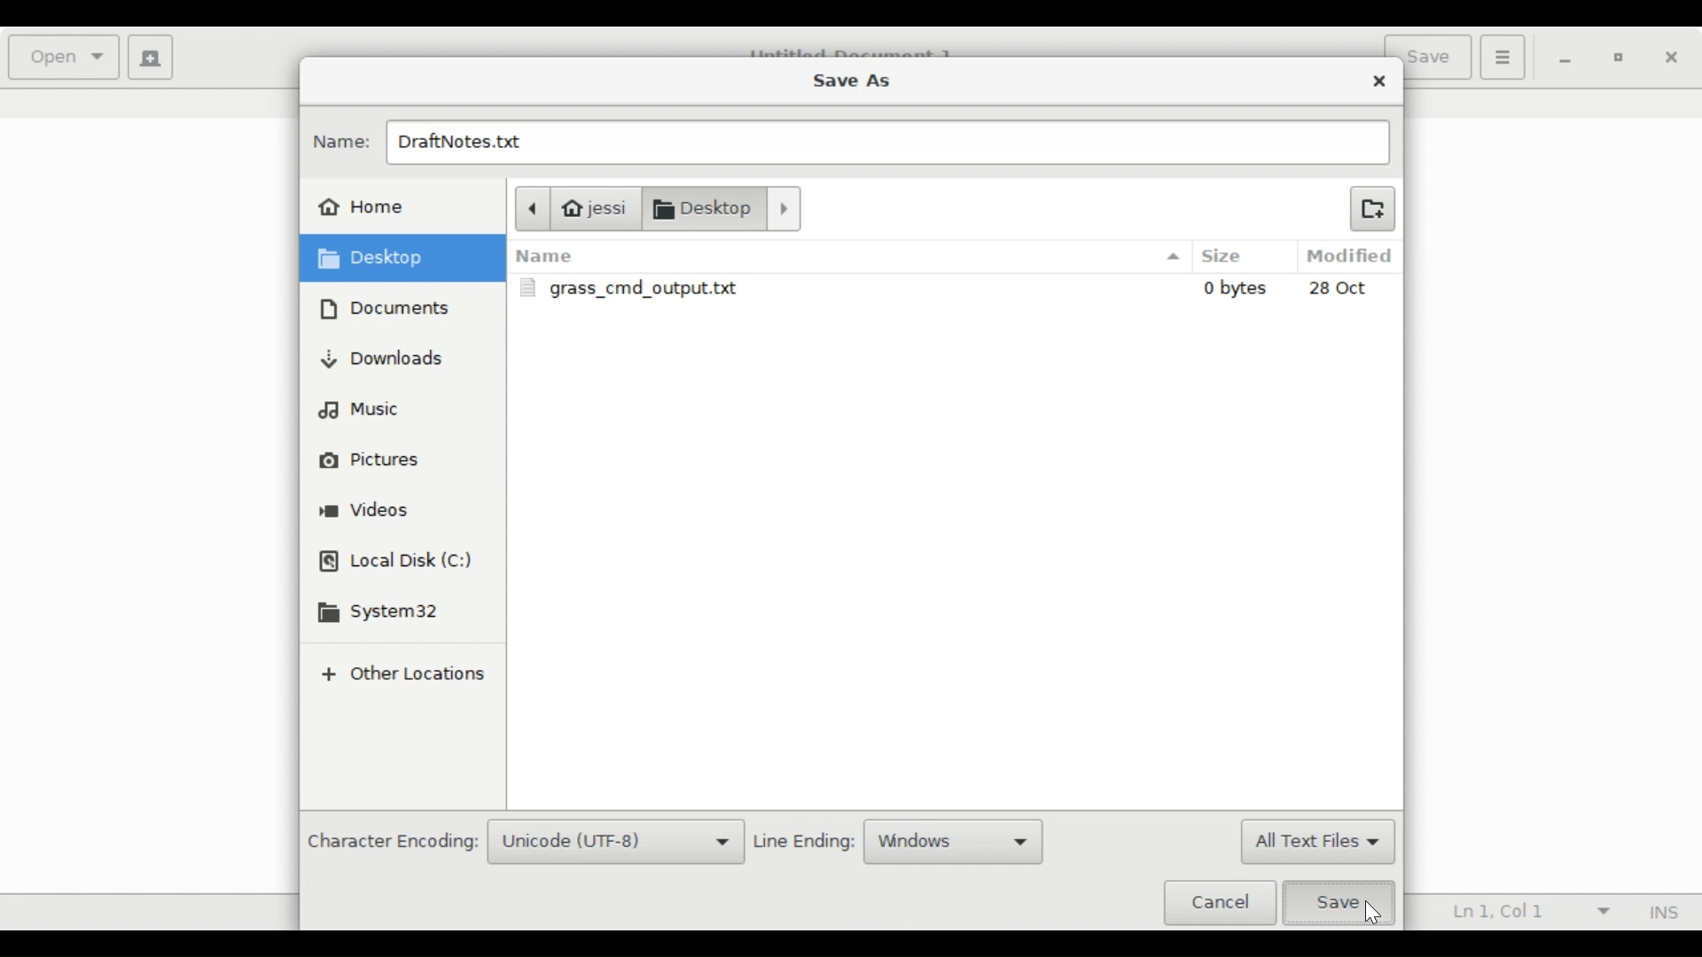 This screenshot has height=957, width=1702. I want to click on minimize, so click(1568, 59).